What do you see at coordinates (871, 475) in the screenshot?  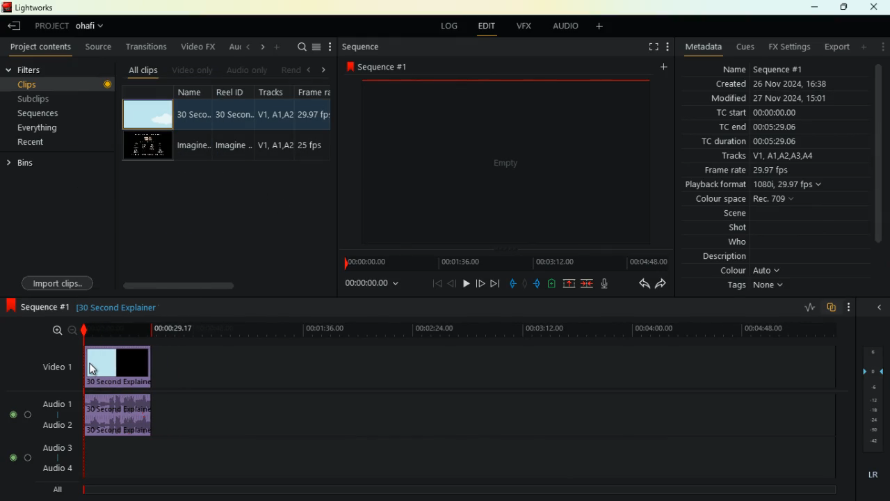 I see `lr` at bounding box center [871, 475].